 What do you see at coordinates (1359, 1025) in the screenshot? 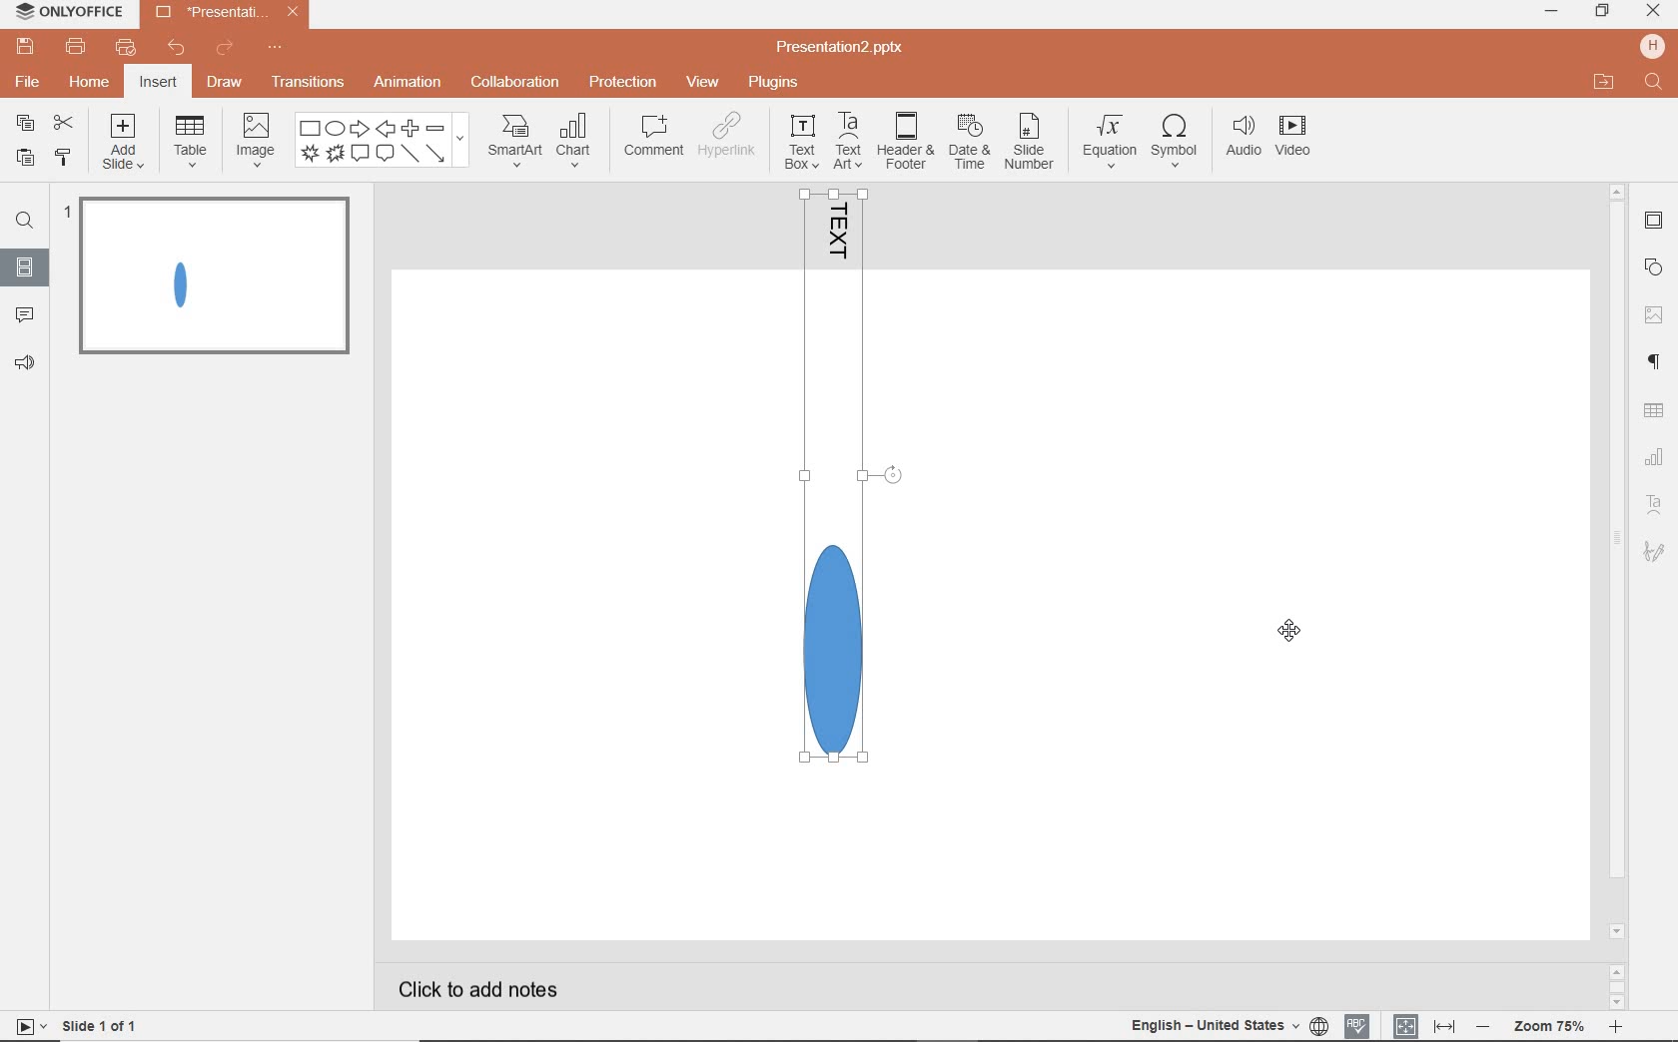
I see `SPELL CHECKING` at bounding box center [1359, 1025].